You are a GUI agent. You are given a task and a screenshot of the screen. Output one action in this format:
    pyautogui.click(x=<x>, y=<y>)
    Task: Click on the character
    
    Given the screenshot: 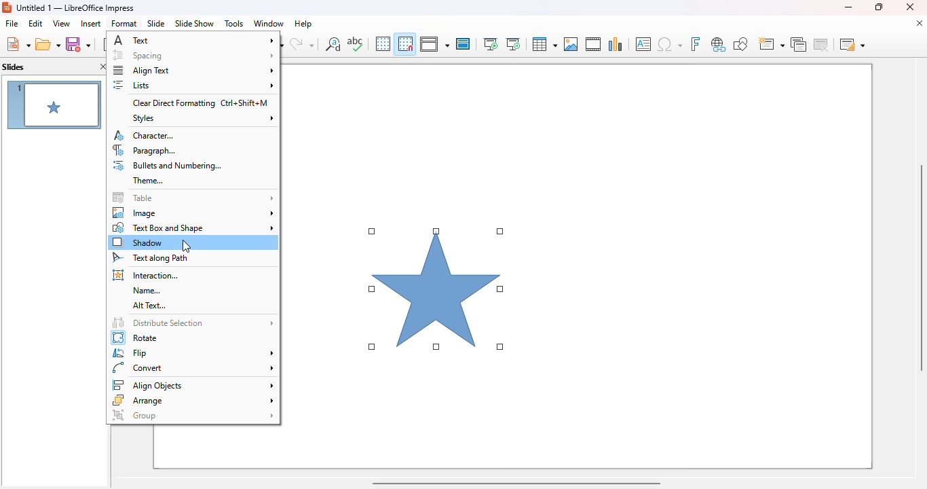 What is the action you would take?
    pyautogui.click(x=145, y=135)
    